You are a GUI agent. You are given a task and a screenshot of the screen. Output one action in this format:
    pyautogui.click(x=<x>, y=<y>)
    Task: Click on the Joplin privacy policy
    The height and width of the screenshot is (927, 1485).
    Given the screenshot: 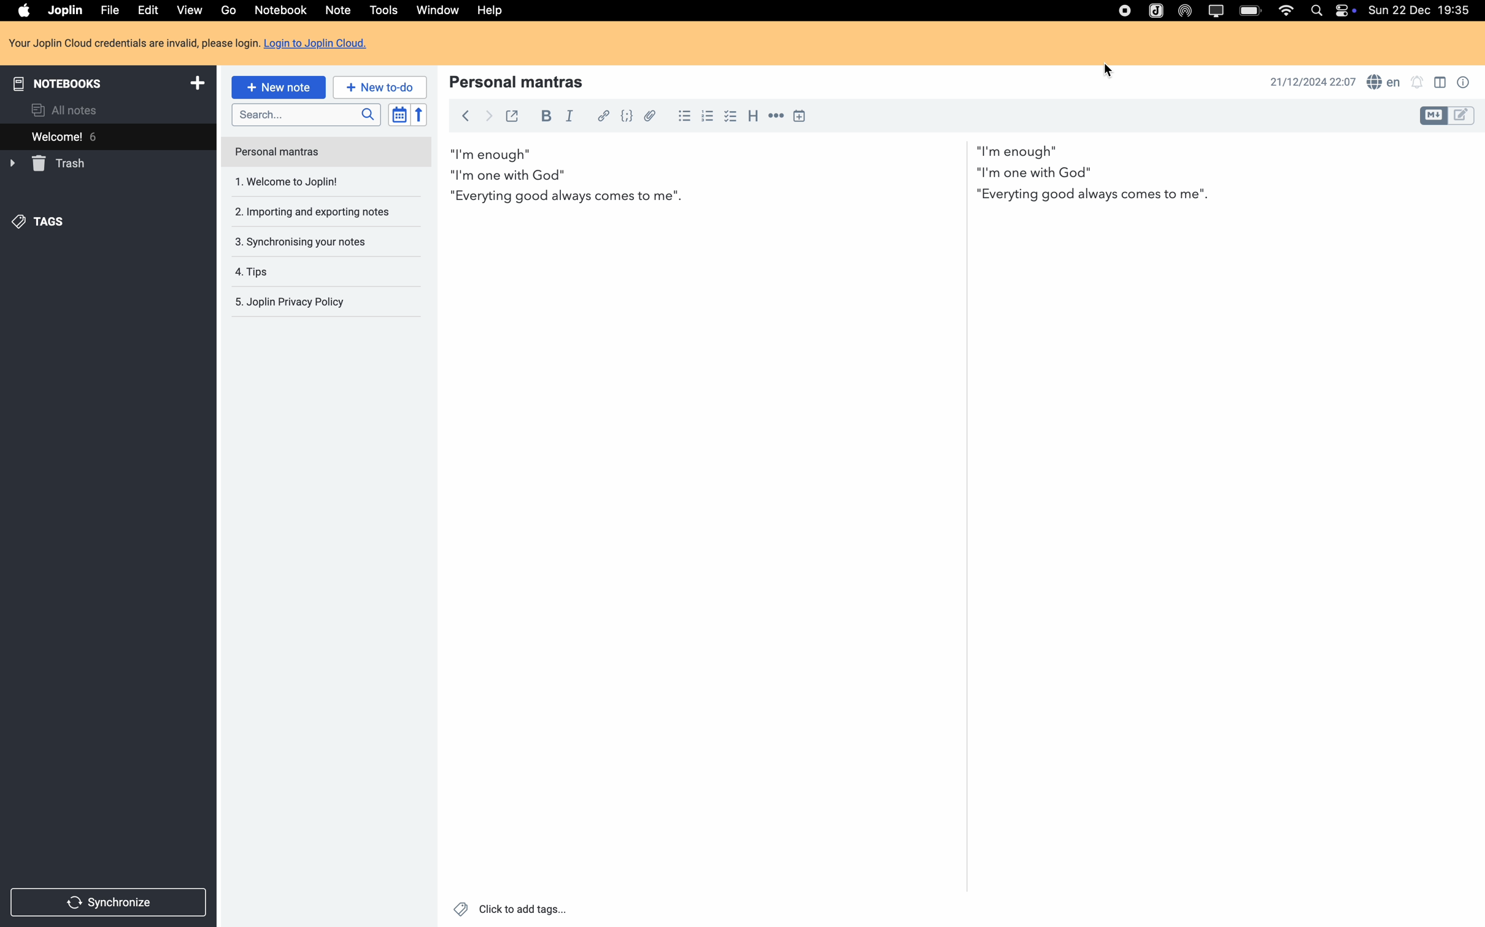 What is the action you would take?
    pyautogui.click(x=291, y=302)
    